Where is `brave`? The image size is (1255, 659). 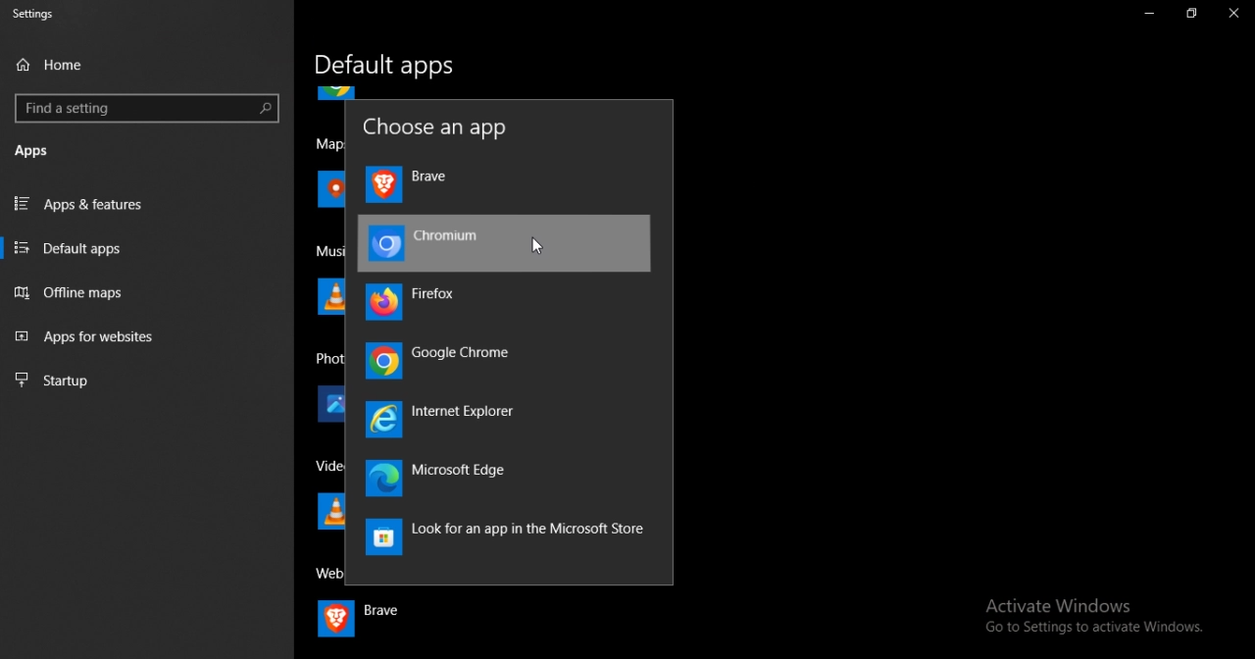 brave is located at coordinates (412, 184).